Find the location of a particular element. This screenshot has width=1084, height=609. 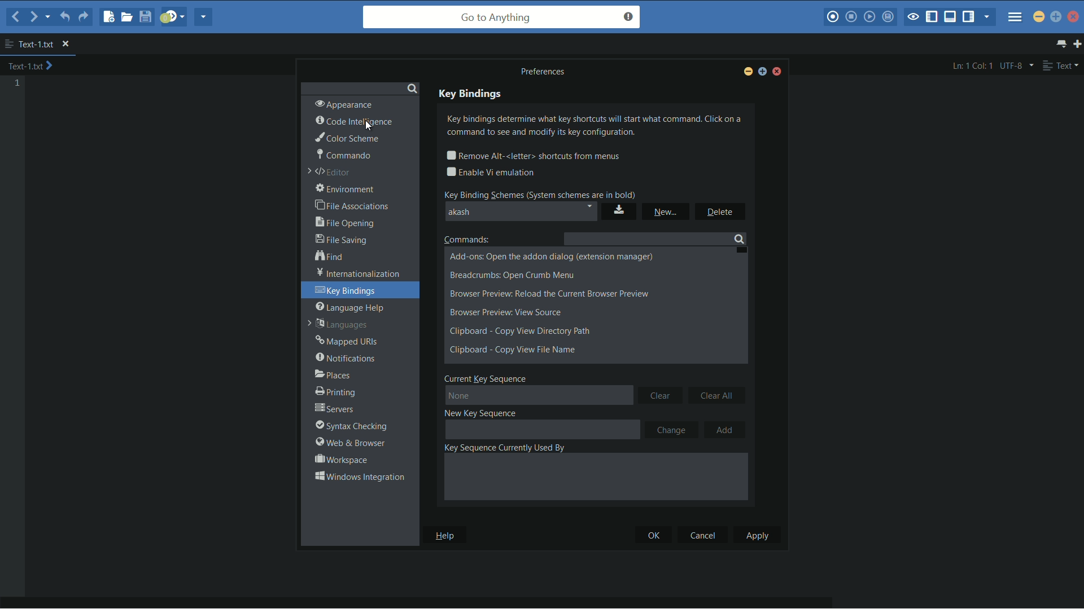

places is located at coordinates (333, 375).